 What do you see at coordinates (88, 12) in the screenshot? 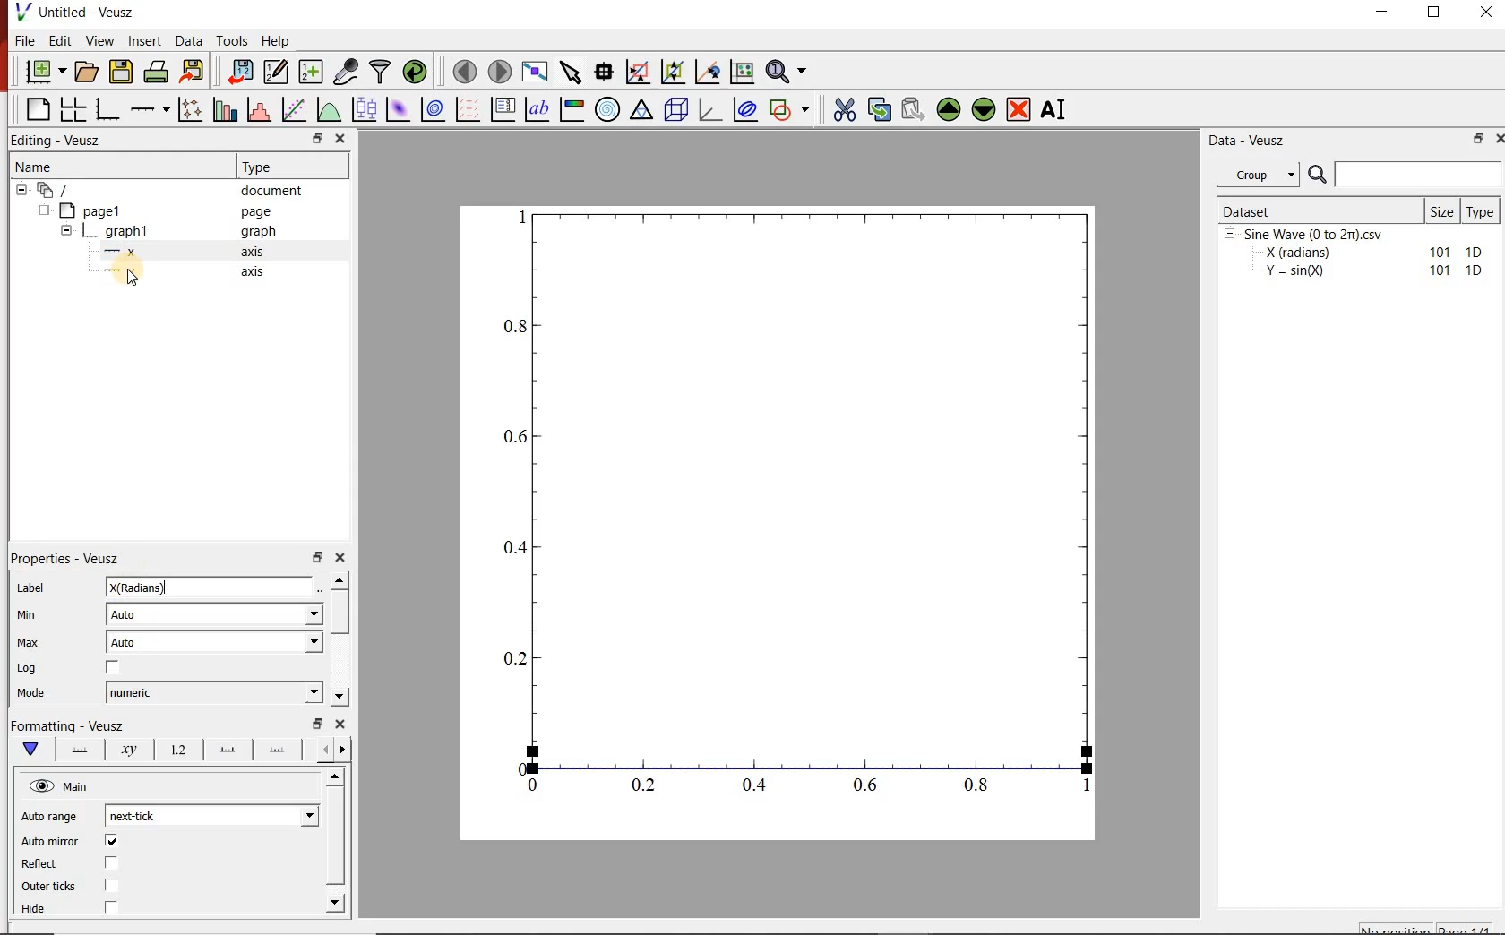
I see `Untitled - Veusz` at bounding box center [88, 12].